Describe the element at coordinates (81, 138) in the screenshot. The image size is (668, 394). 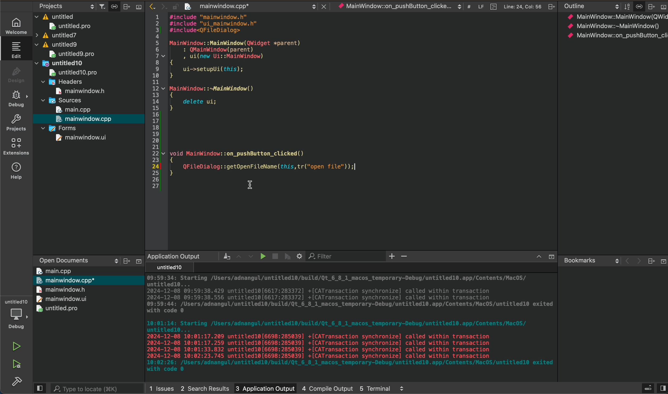
I see `mainwindow.ui` at that location.